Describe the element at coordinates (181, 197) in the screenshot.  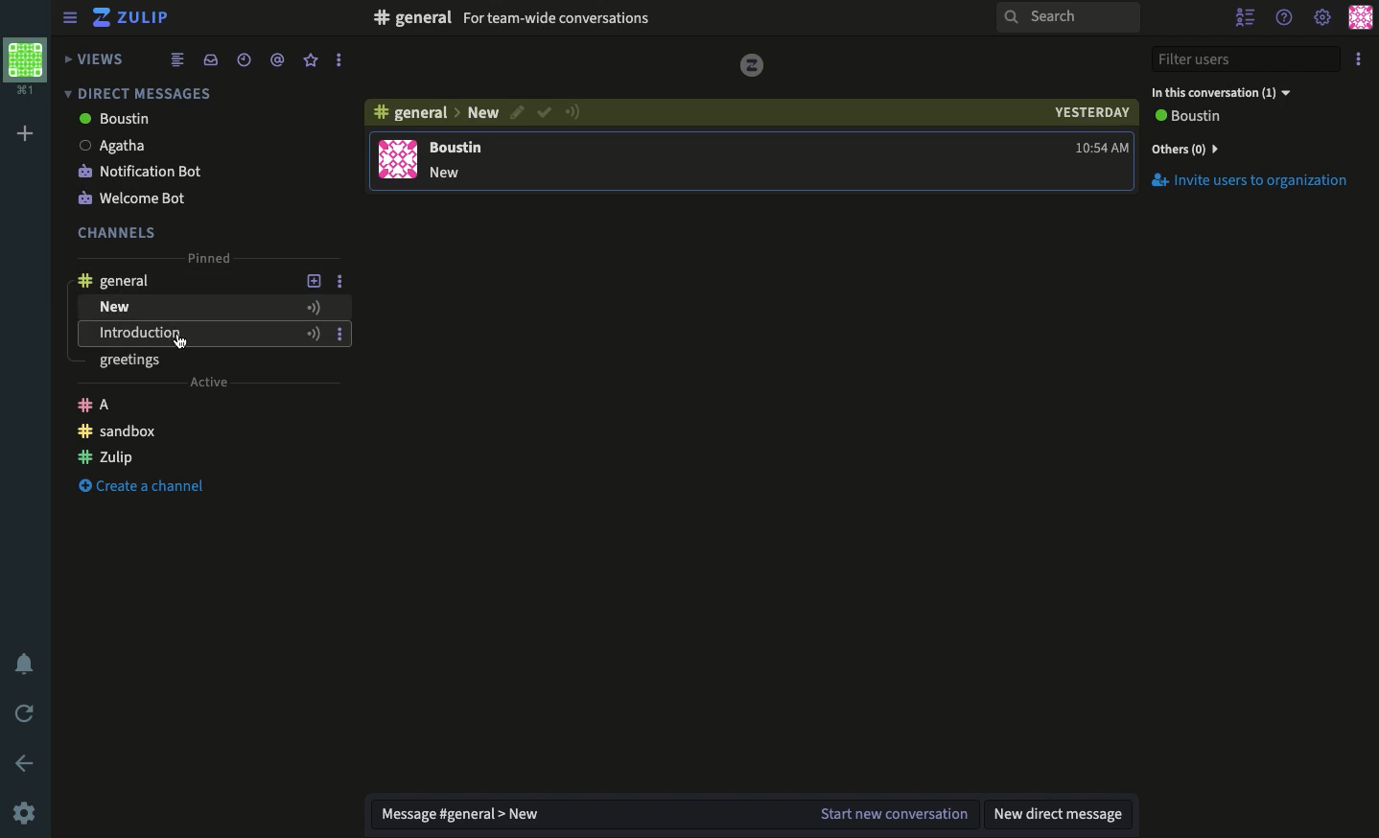
I see `Welcome bot` at that location.